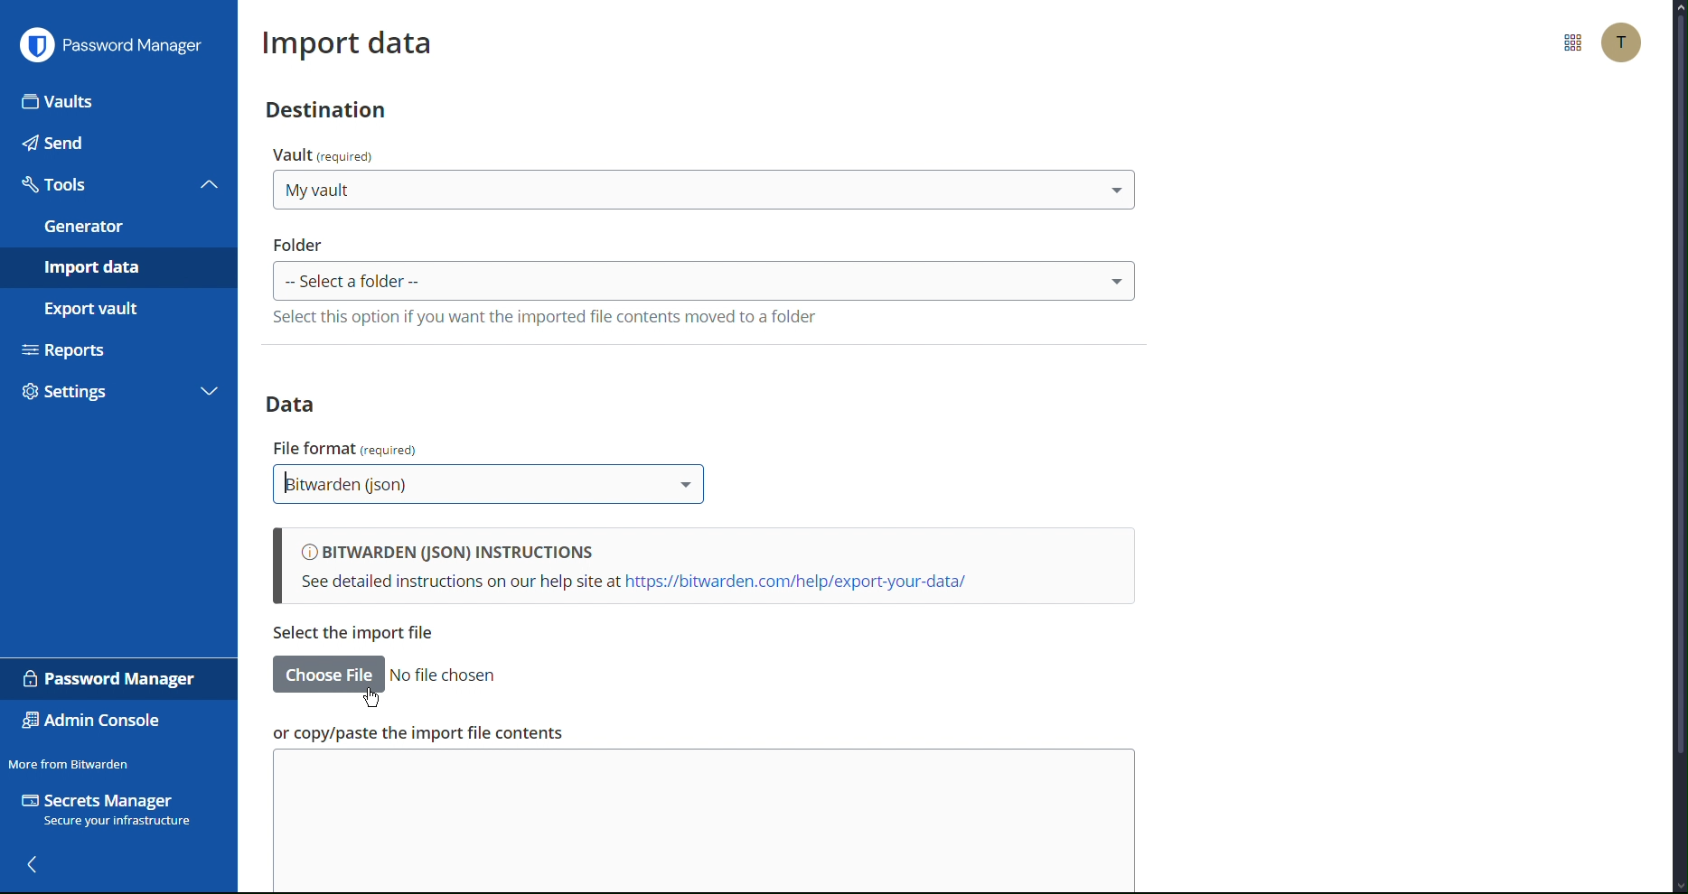  What do you see at coordinates (1570, 42) in the screenshot?
I see `More Options` at bounding box center [1570, 42].